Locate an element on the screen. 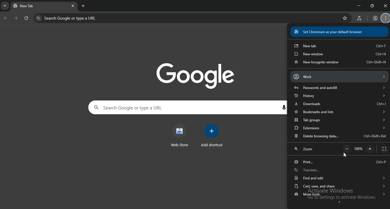 The image size is (390, 209). web store is located at coordinates (180, 136).